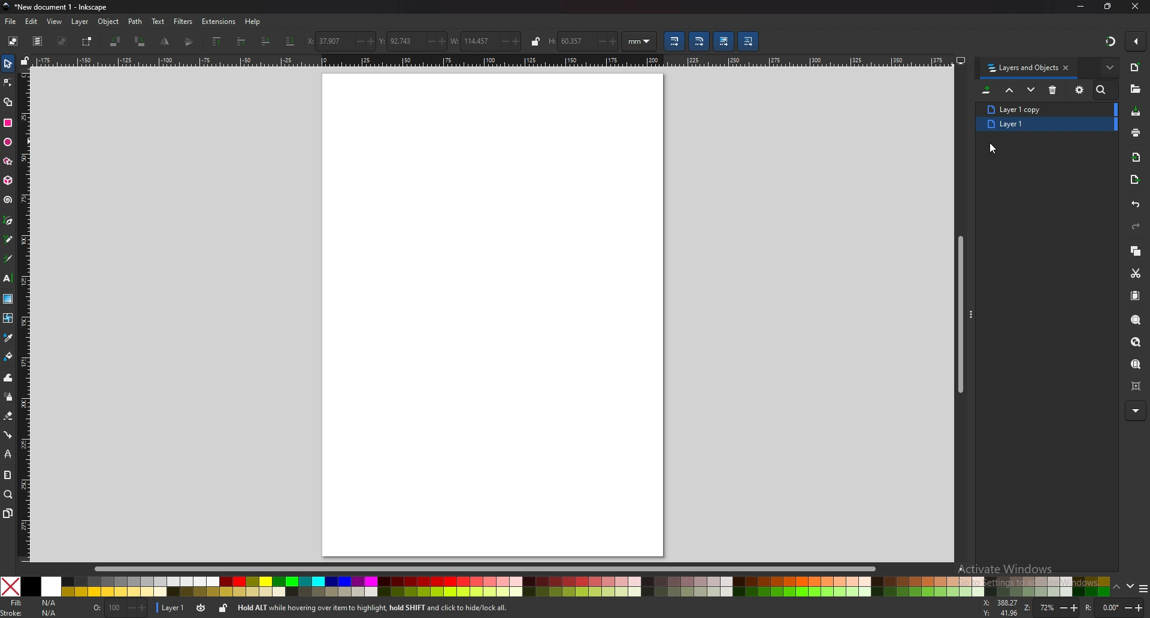 This screenshot has height=618, width=1150. What do you see at coordinates (640, 41) in the screenshot?
I see `unit` at bounding box center [640, 41].